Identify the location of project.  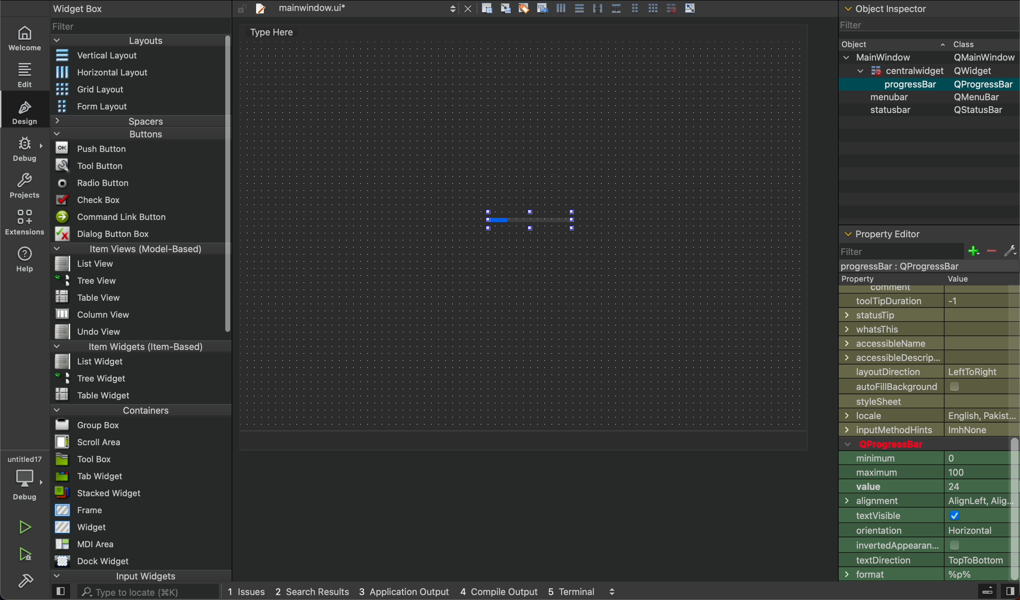
(25, 185).